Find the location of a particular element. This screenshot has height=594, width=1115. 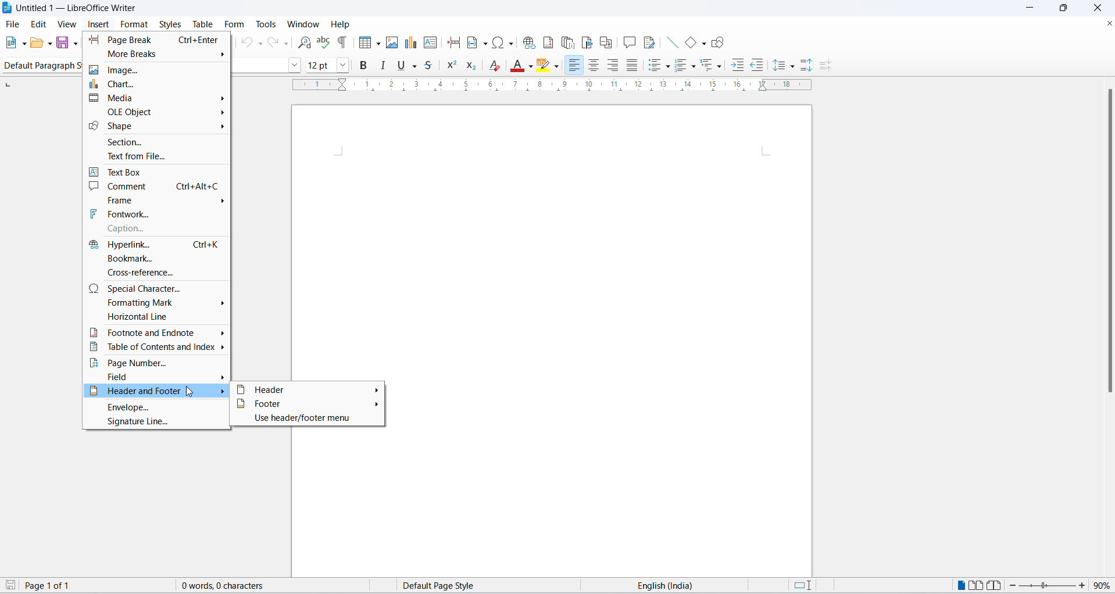

page number is located at coordinates (156, 363).